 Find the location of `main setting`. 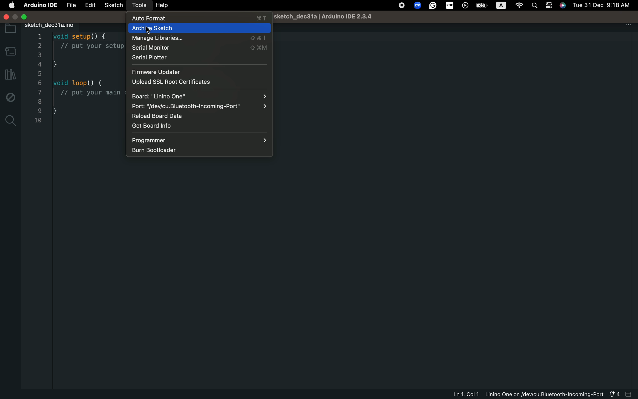

main setting is located at coordinates (11, 6).